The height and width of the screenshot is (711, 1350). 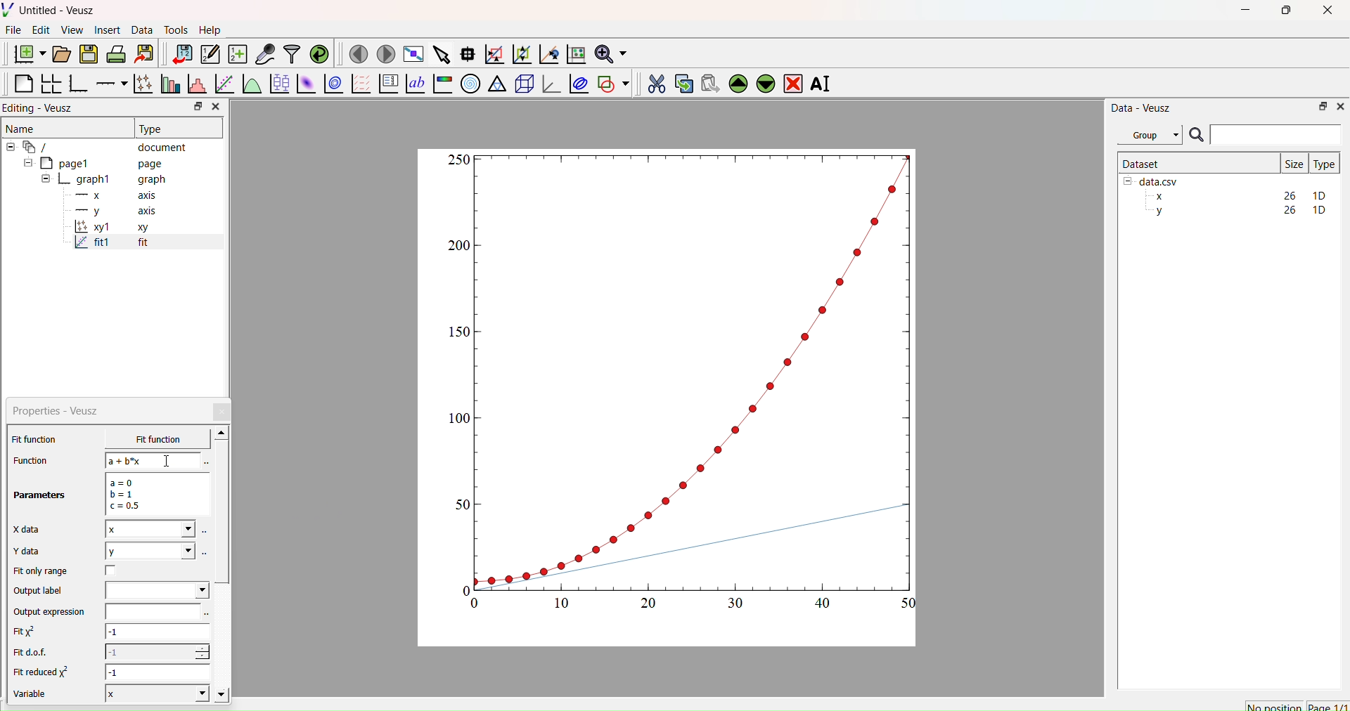 What do you see at coordinates (159, 672) in the screenshot?
I see `-1` at bounding box center [159, 672].